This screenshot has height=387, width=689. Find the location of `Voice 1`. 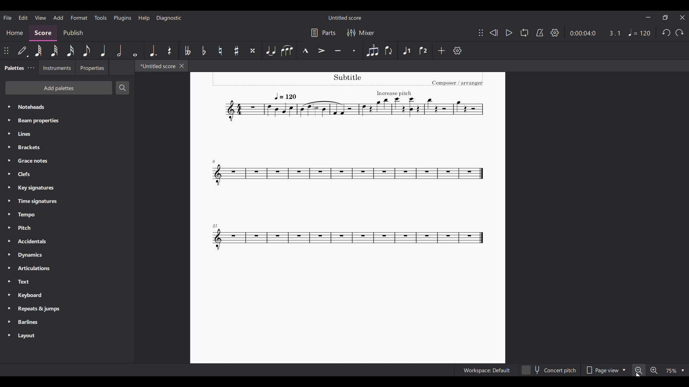

Voice 1 is located at coordinates (406, 50).